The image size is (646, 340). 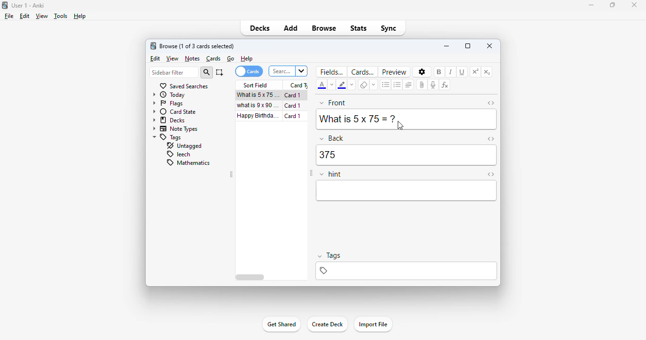 What do you see at coordinates (406, 155) in the screenshot?
I see `375` at bounding box center [406, 155].